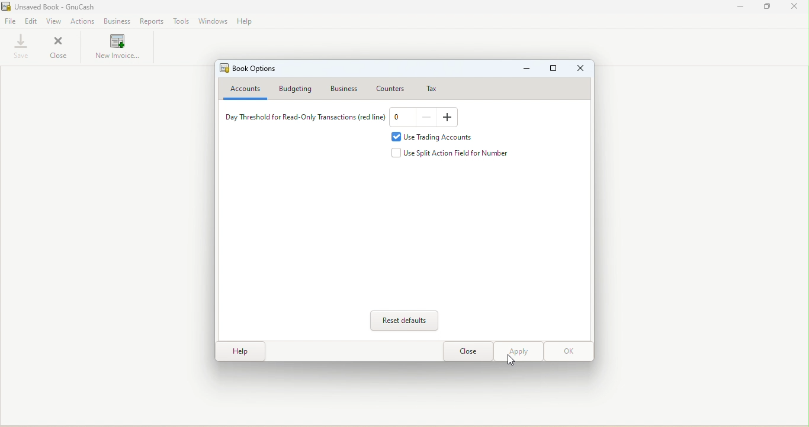 This screenshot has height=427, width=809. Describe the element at coordinates (454, 153) in the screenshot. I see `Use split action field for number` at that location.